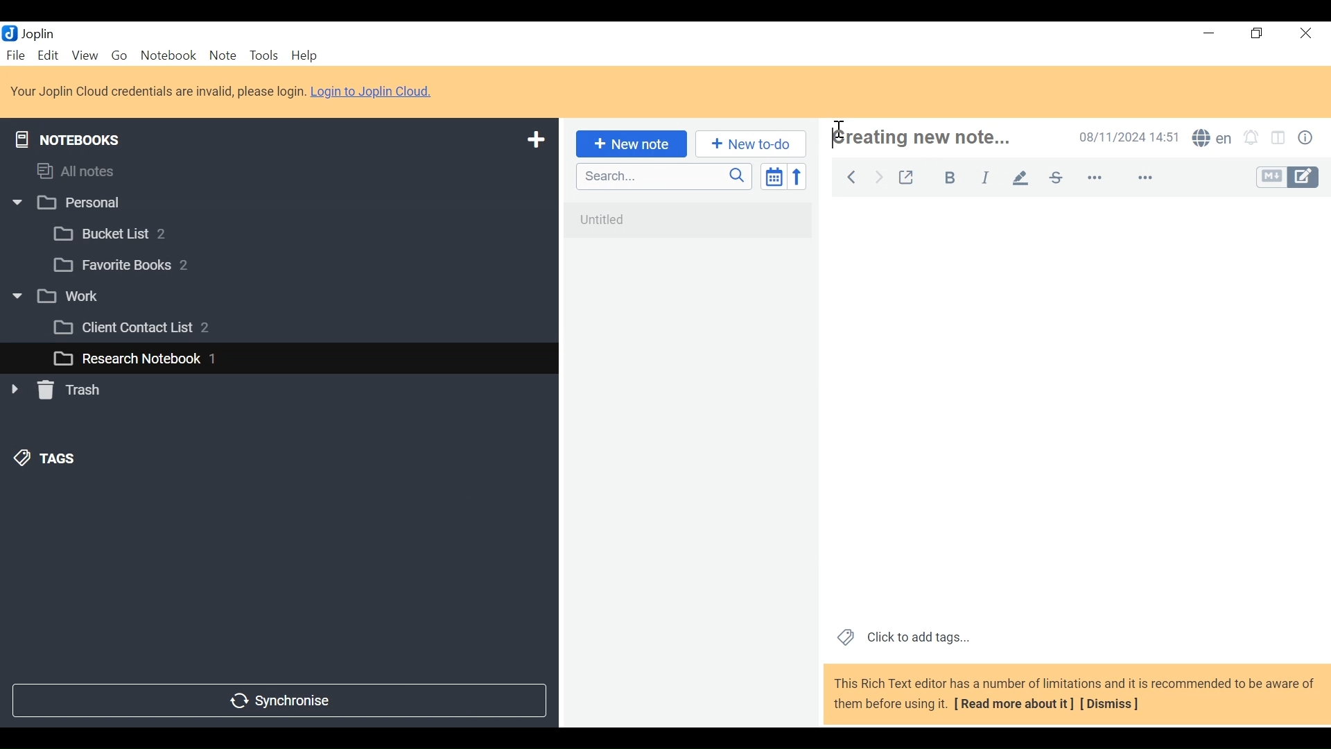 This screenshot has height=749, width=1331. I want to click on Click to add tags, so click(901, 636).